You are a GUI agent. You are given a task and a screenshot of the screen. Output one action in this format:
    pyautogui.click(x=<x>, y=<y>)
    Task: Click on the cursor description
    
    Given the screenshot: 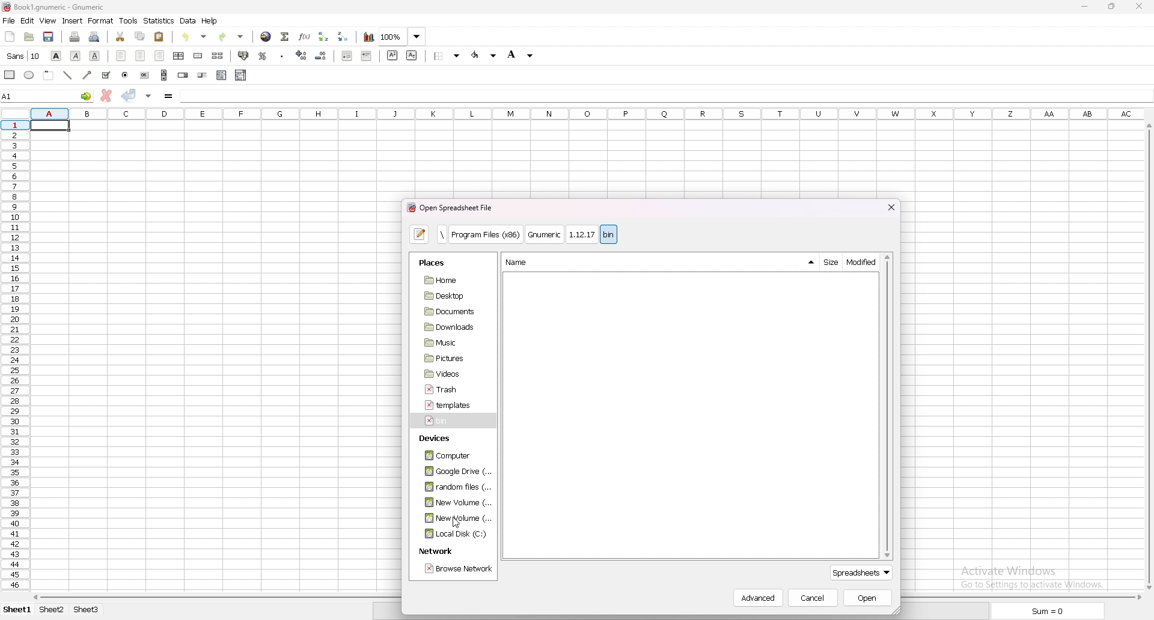 What is the action you would take?
    pyautogui.click(x=26, y=56)
    